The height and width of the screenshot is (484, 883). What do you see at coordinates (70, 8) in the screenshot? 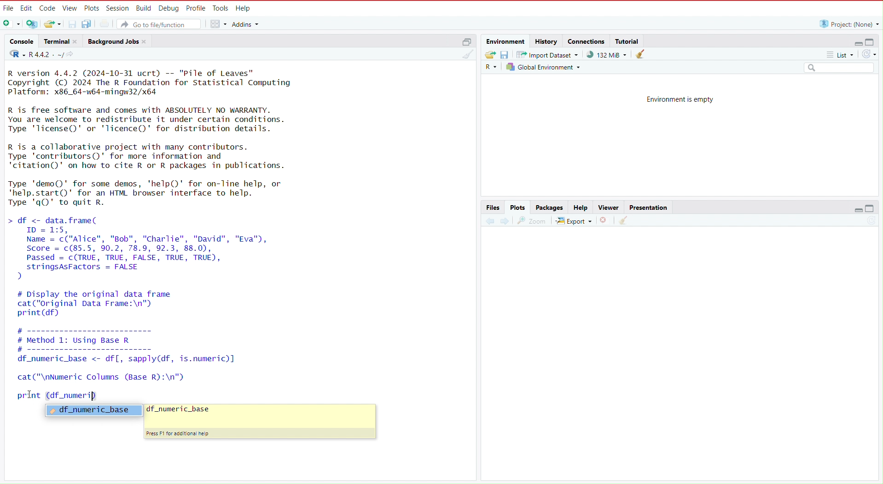
I see `View` at bounding box center [70, 8].